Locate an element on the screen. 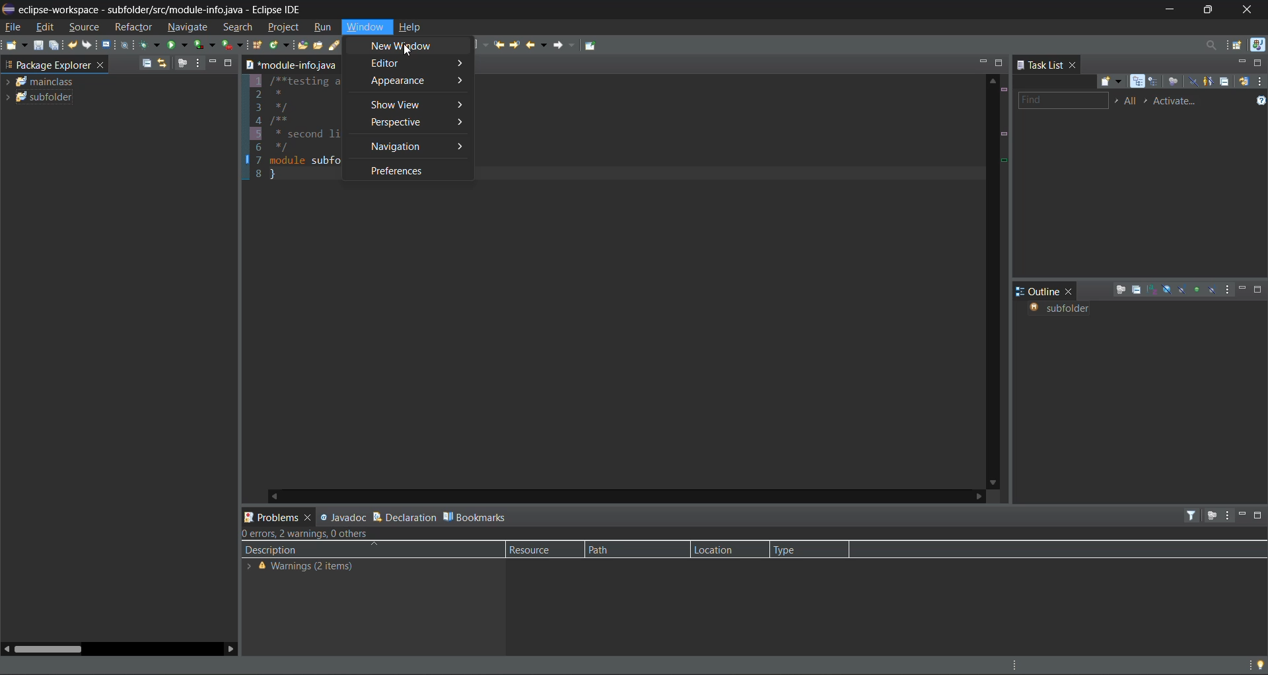 This screenshot has height=675, width=1268. run is located at coordinates (324, 28).